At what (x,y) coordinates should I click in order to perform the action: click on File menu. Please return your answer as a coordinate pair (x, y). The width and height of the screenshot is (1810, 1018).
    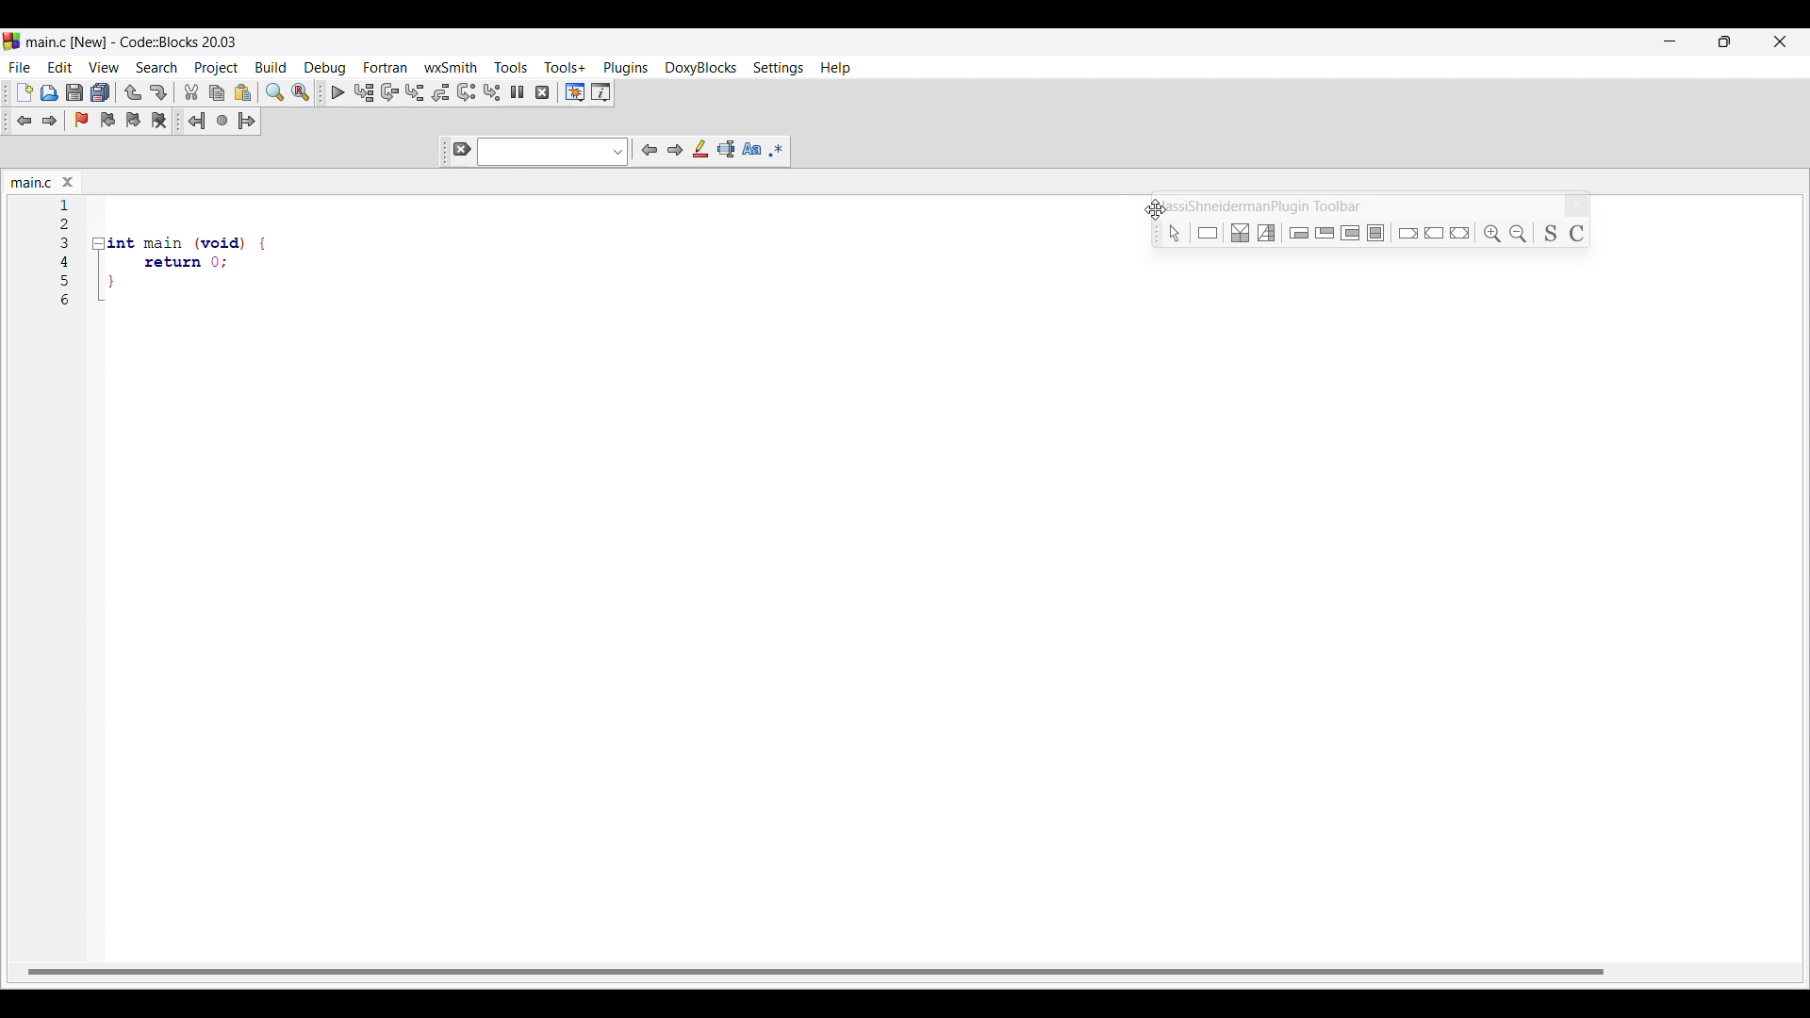
    Looking at the image, I should click on (20, 68).